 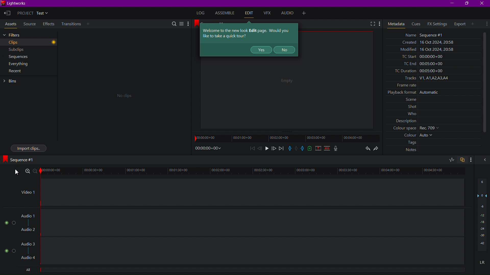 I want to click on Audio 3, so click(x=28, y=243).